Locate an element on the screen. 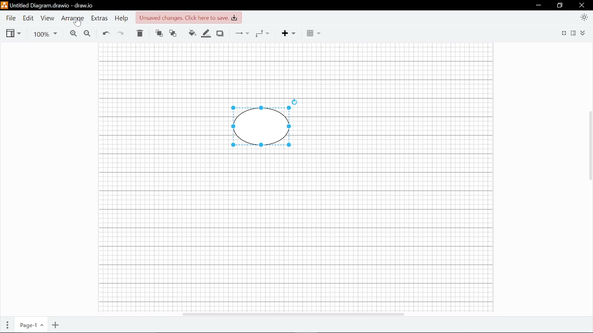 The image size is (593, 333). Fullscreen is located at coordinates (565, 32).